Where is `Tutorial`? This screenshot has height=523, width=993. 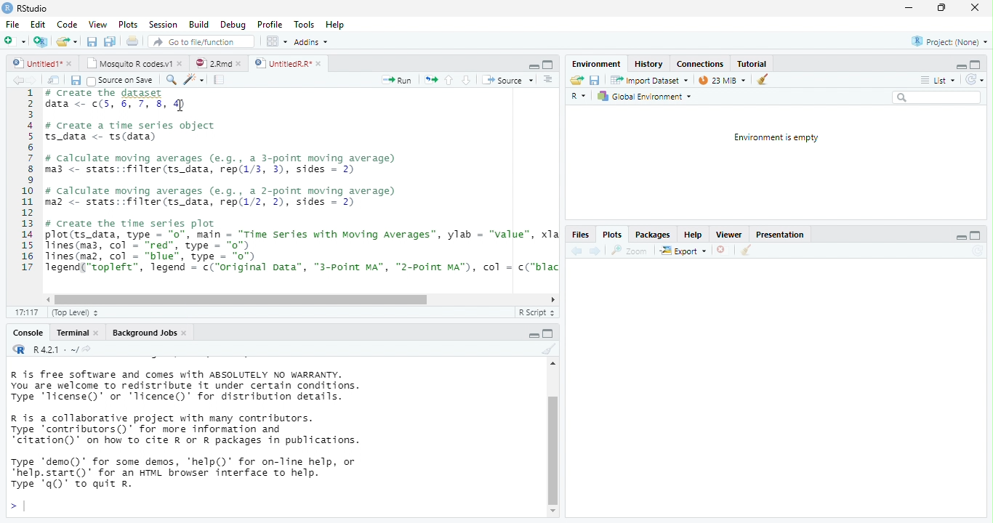 Tutorial is located at coordinates (752, 63).